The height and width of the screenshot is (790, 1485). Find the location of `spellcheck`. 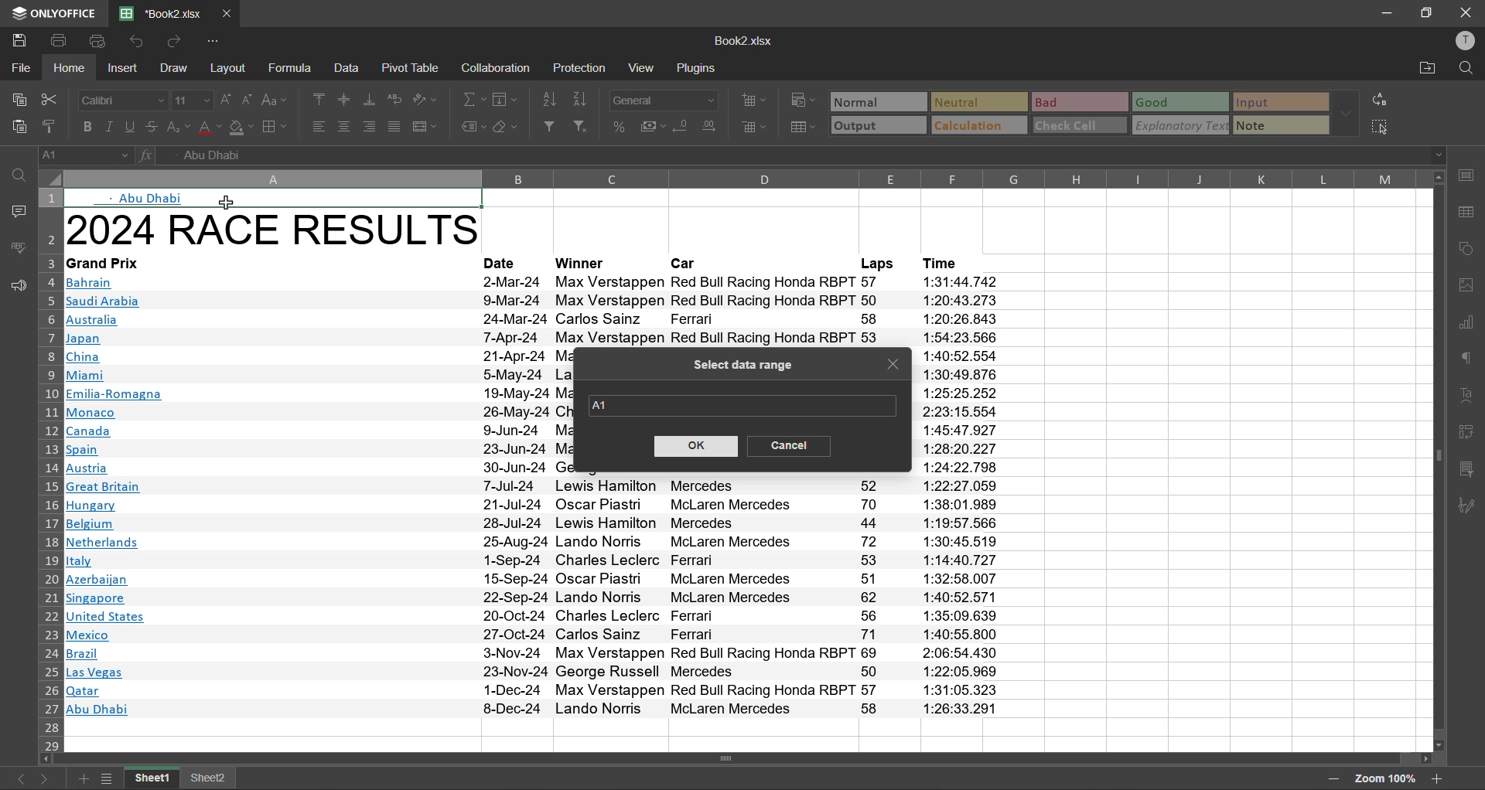

spellcheck is located at coordinates (23, 250).